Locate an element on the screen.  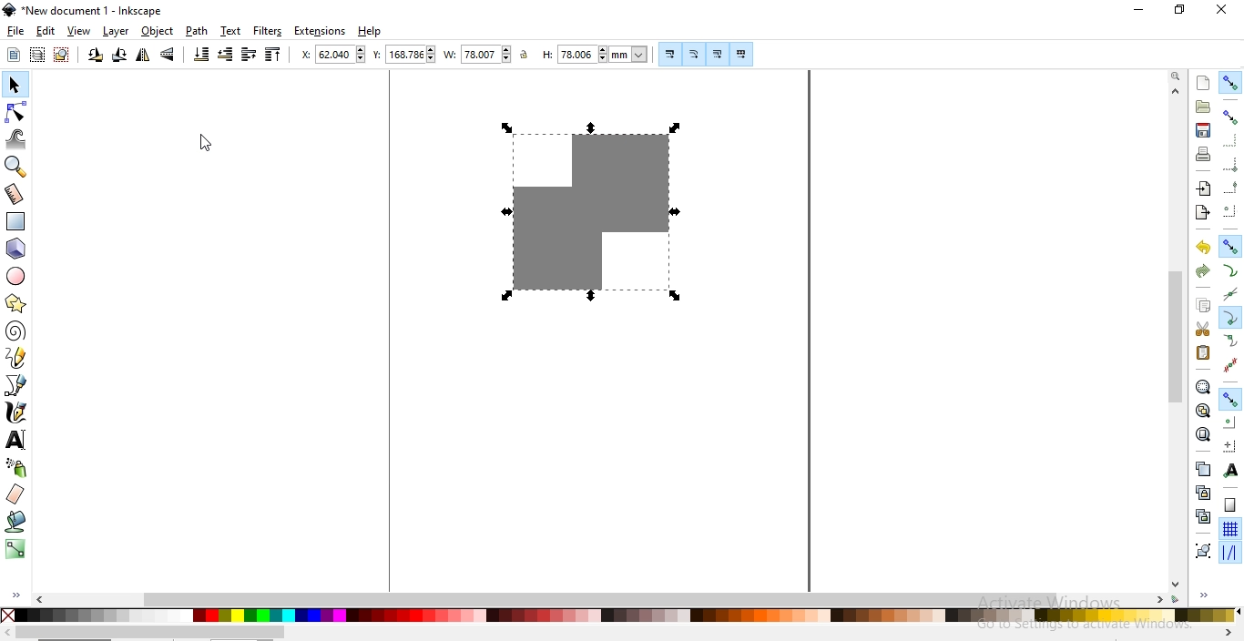
scale stroke width by same proportion is located at coordinates (668, 54).